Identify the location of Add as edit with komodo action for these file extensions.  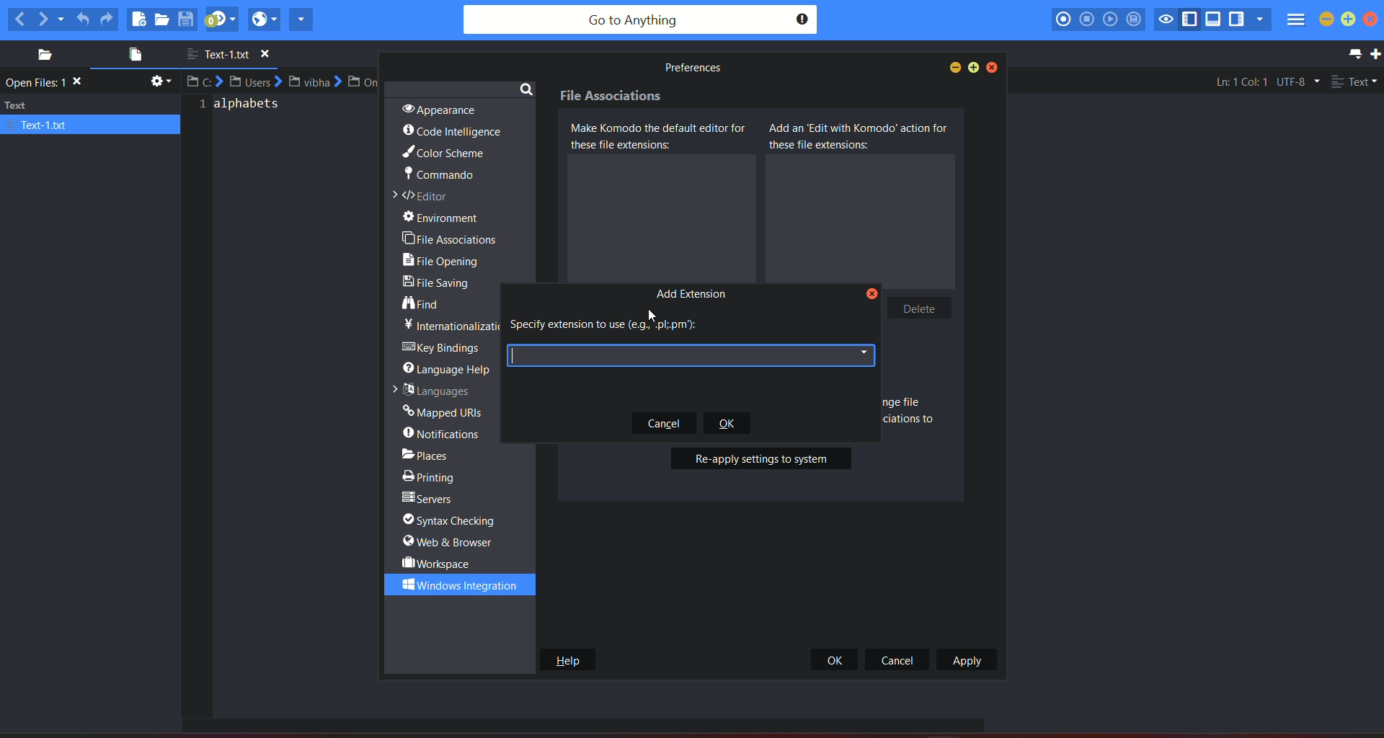
(859, 136).